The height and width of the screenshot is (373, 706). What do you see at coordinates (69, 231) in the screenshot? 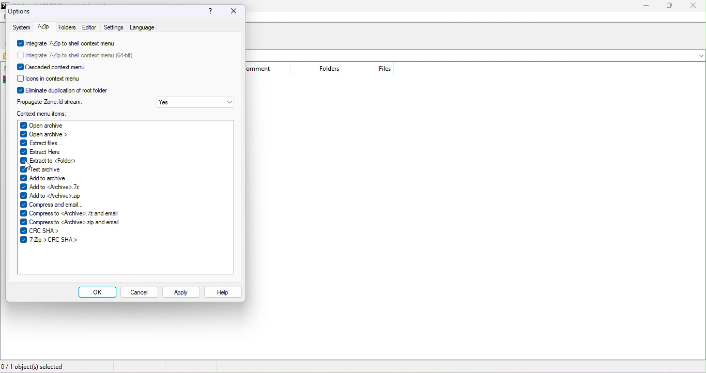
I see `crc sha>` at bounding box center [69, 231].